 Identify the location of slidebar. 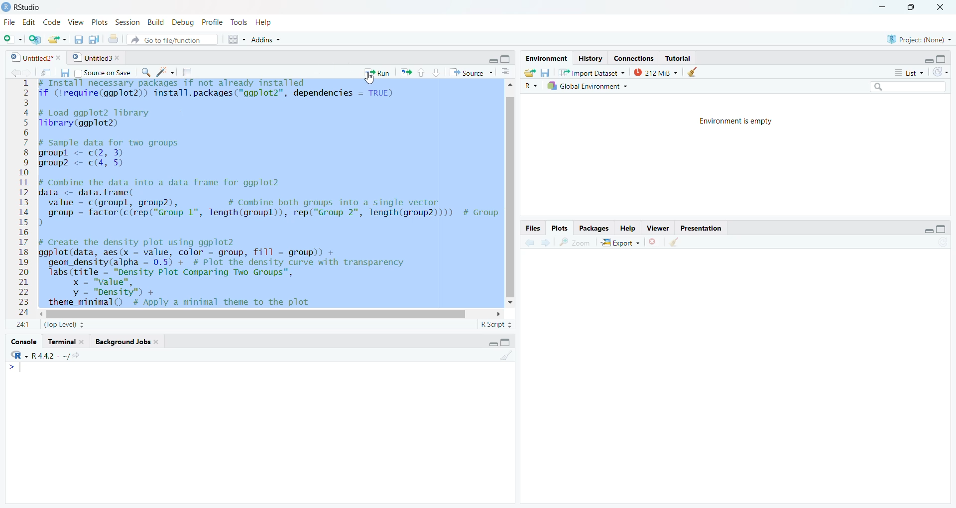
(512, 205).